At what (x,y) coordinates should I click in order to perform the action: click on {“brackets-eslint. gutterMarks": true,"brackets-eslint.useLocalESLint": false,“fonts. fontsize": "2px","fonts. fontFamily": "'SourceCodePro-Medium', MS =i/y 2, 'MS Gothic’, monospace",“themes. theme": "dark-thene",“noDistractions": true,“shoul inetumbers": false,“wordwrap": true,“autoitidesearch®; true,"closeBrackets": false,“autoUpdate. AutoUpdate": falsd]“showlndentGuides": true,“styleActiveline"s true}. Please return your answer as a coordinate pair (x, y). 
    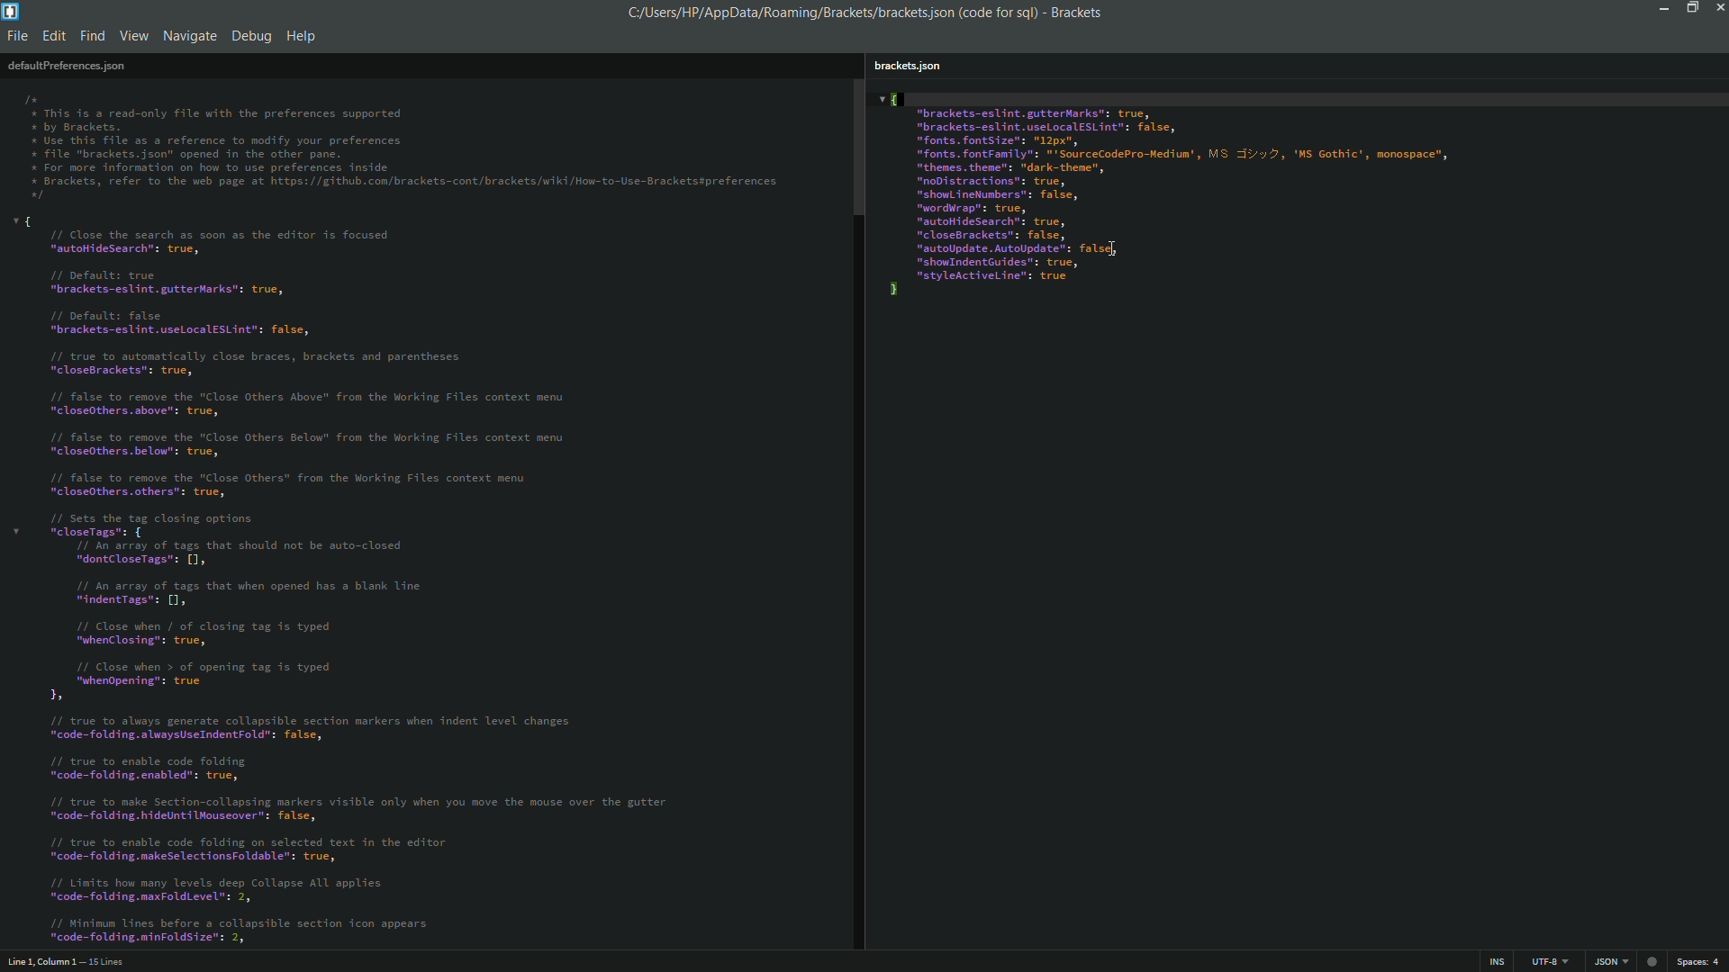
    Looking at the image, I should click on (1225, 196).